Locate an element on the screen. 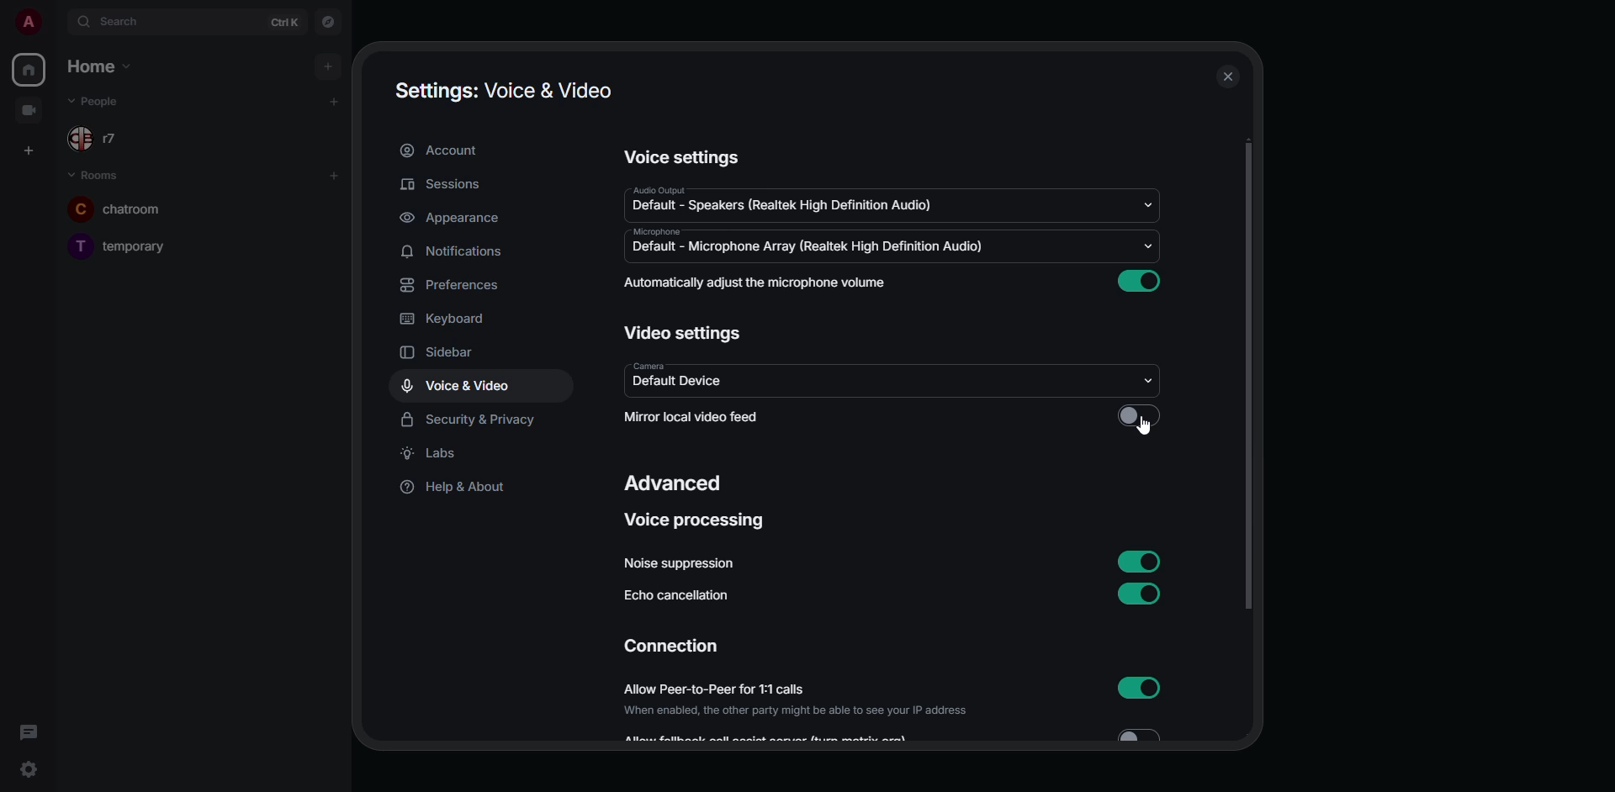 This screenshot has width=1615, height=792. video room is located at coordinates (30, 109).